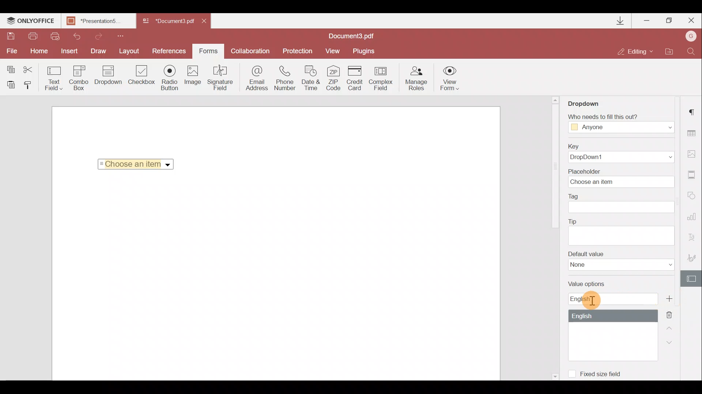 The image size is (702, 394). Describe the element at coordinates (691, 51) in the screenshot. I see `Find` at that location.